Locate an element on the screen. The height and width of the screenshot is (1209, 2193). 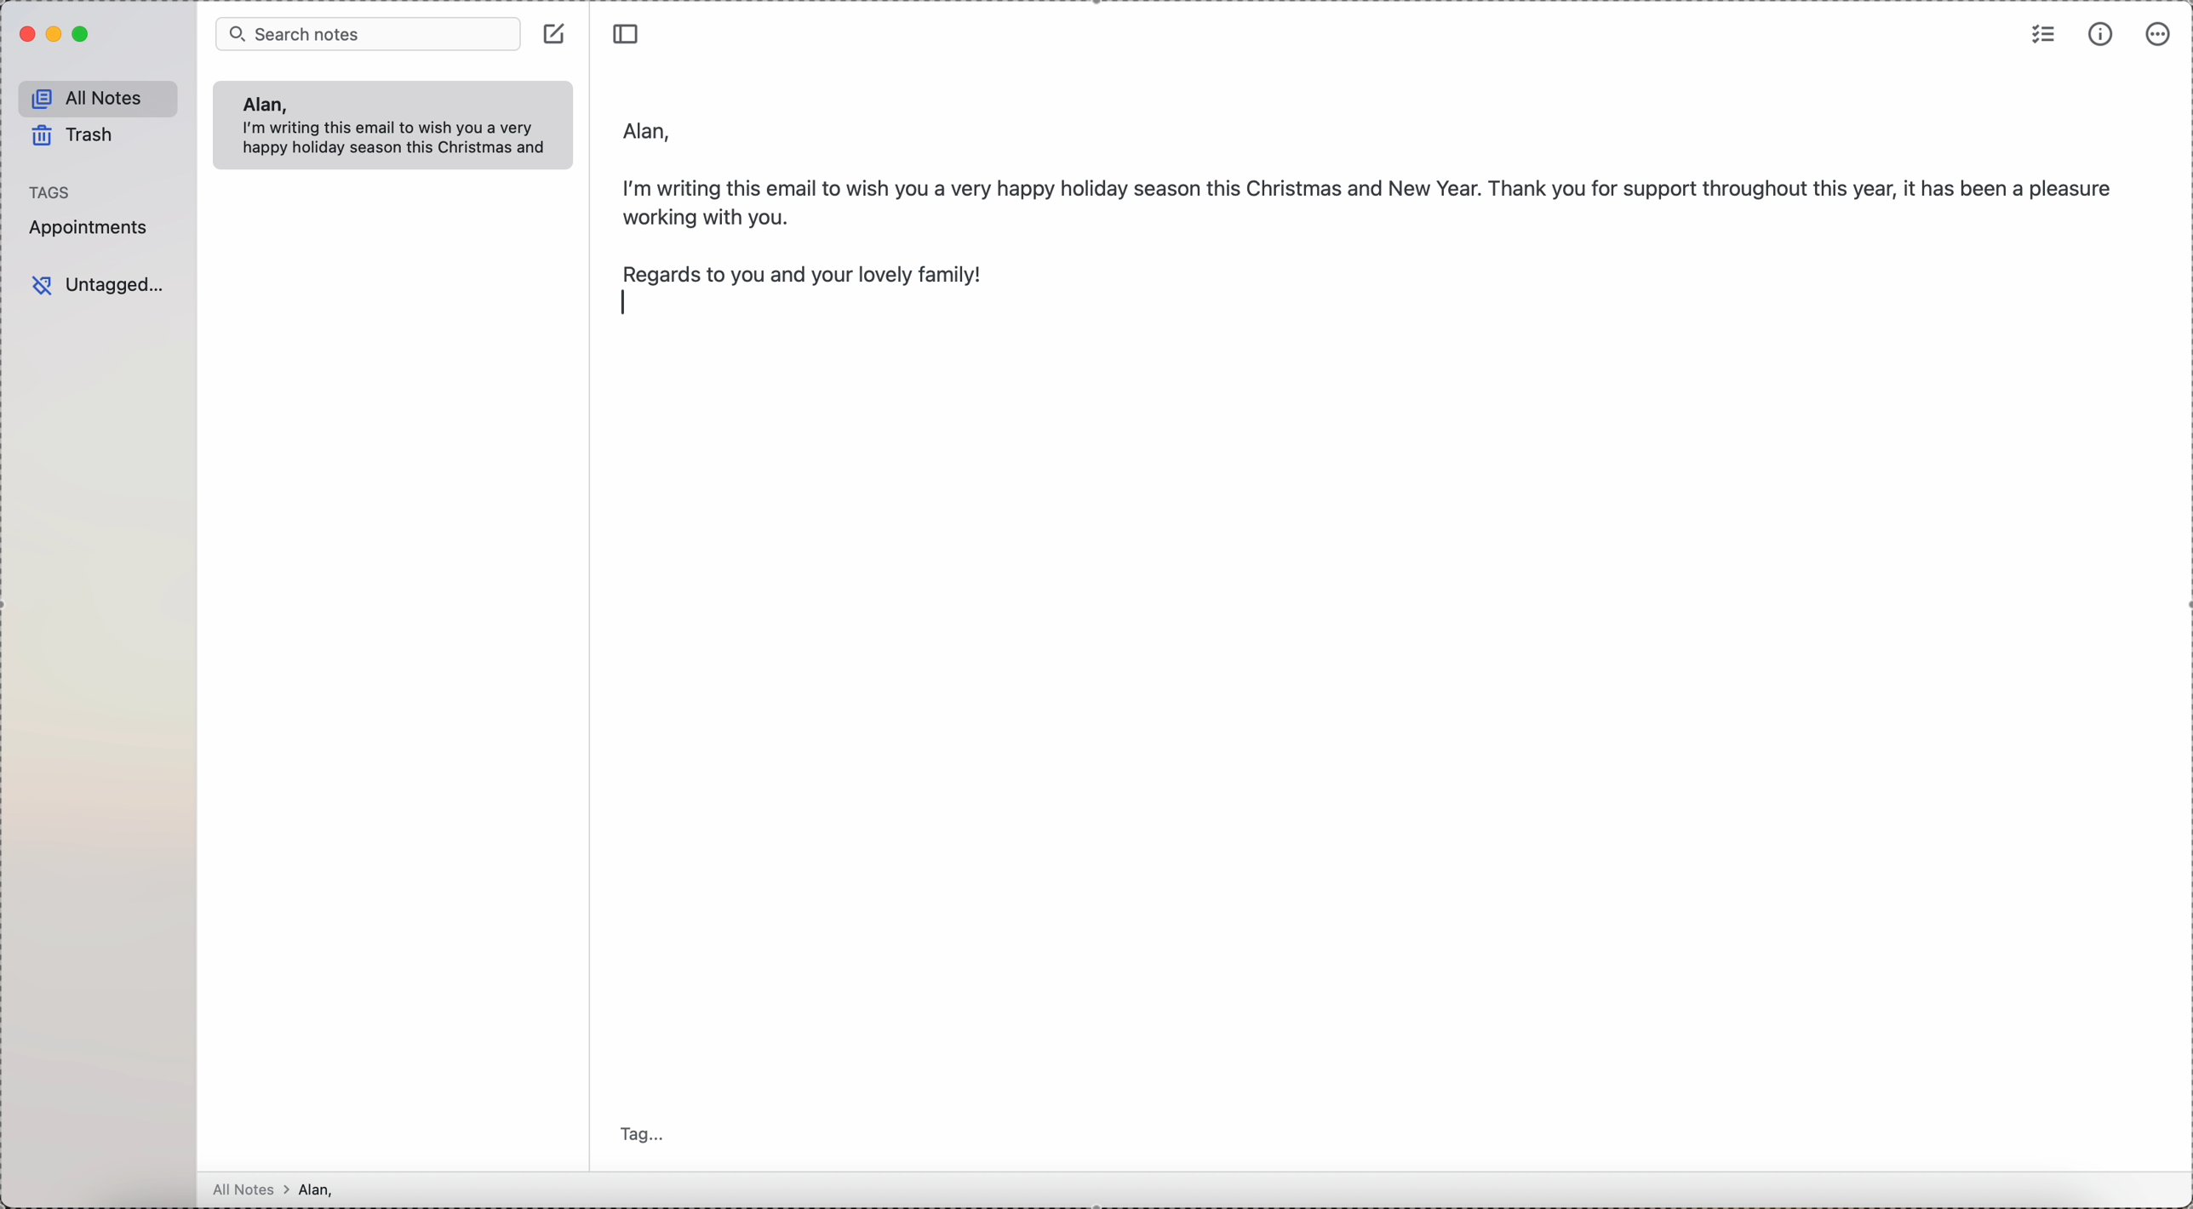
more options is located at coordinates (2159, 34).